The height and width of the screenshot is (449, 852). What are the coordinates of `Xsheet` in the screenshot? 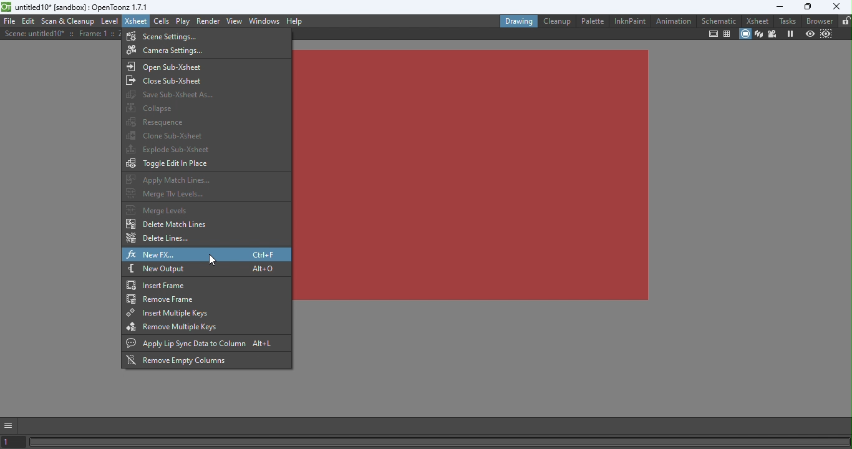 It's located at (137, 21).